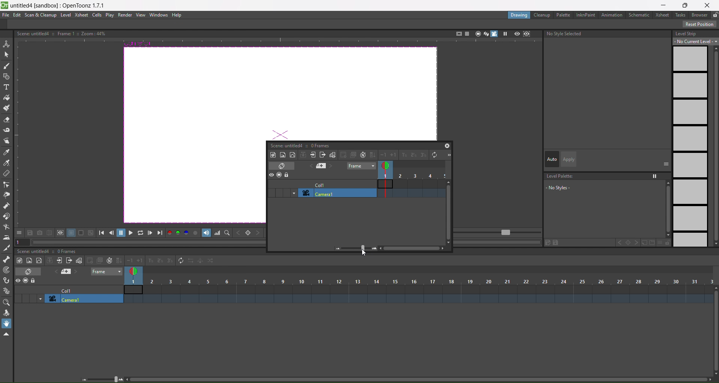 The height and width of the screenshot is (383, 719). Describe the element at coordinates (282, 165) in the screenshot. I see `` at that location.